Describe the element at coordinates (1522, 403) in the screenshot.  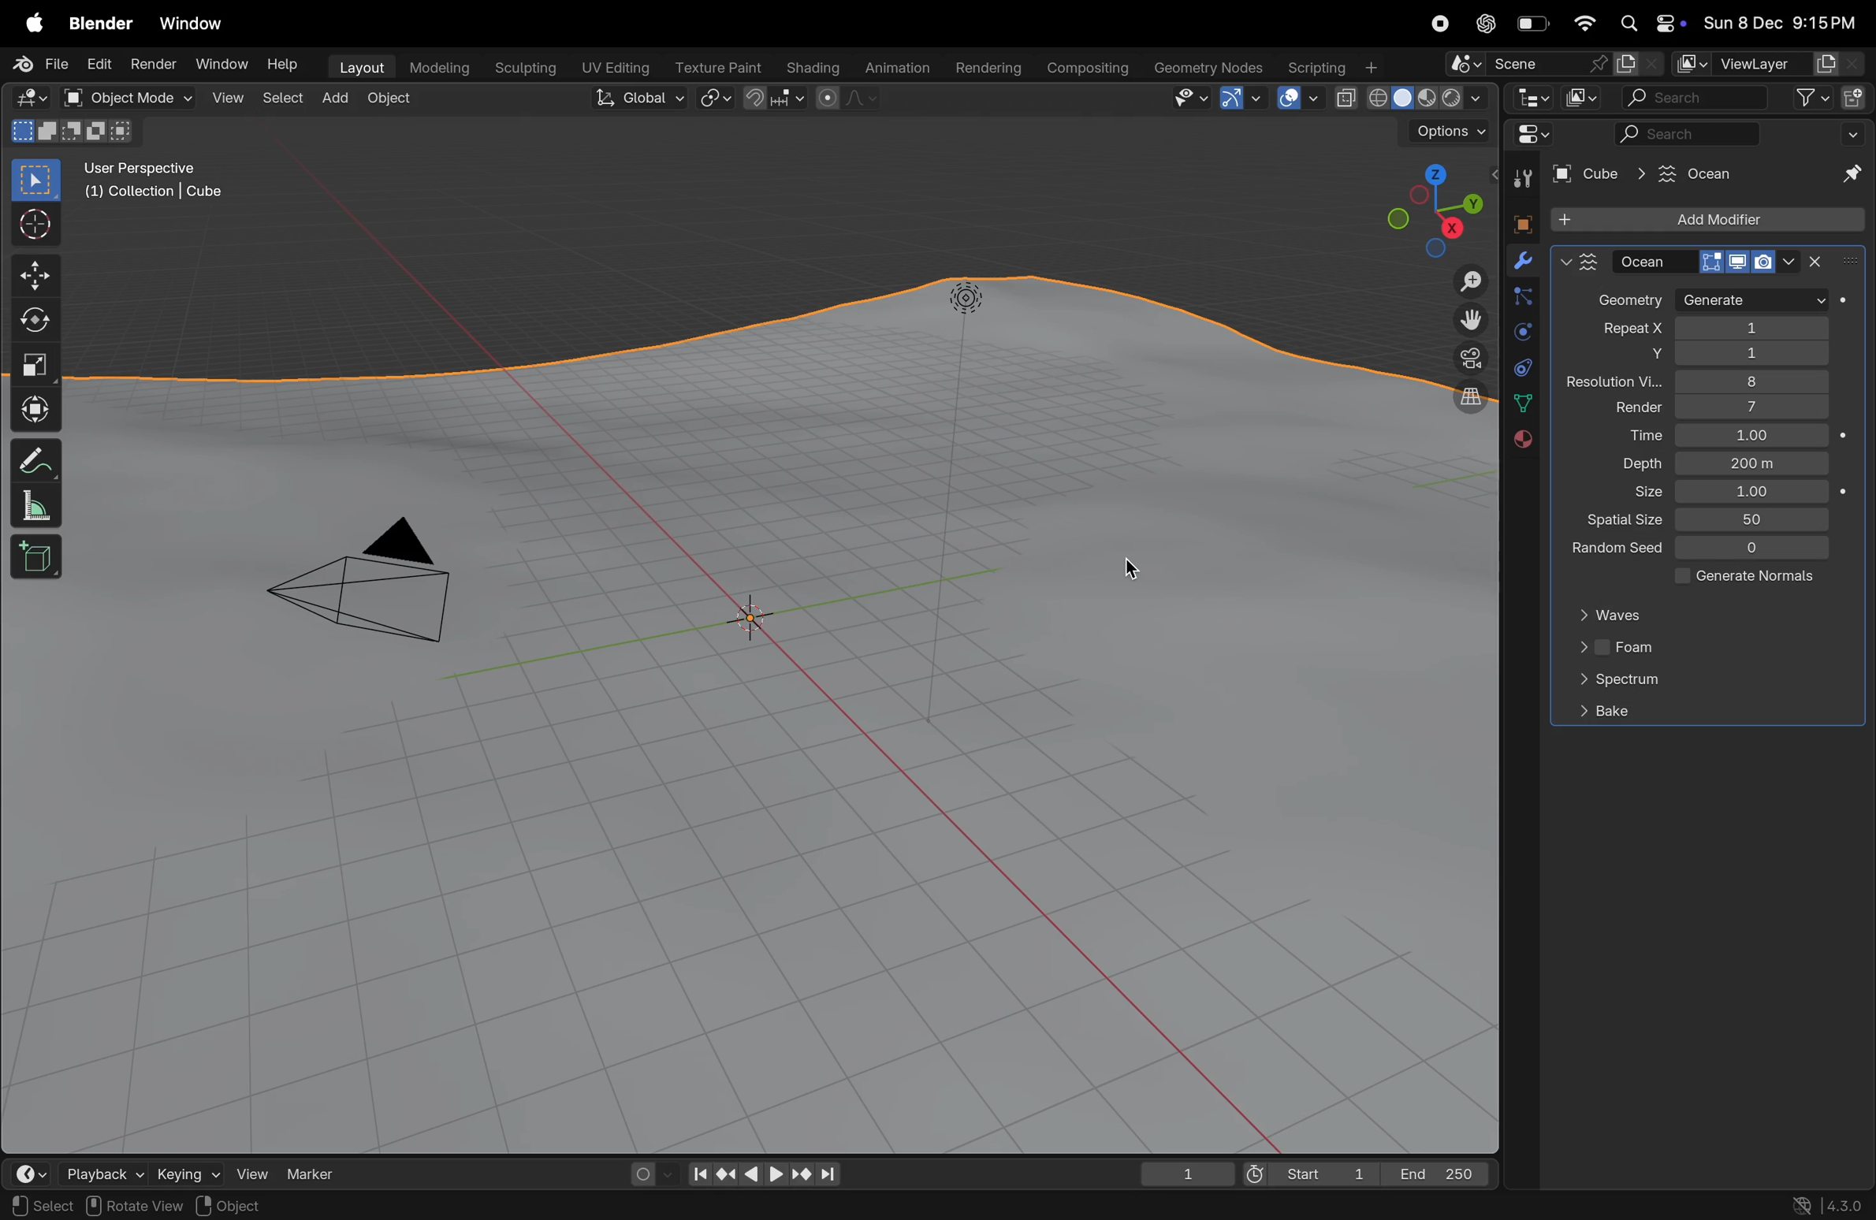
I see `data` at that location.